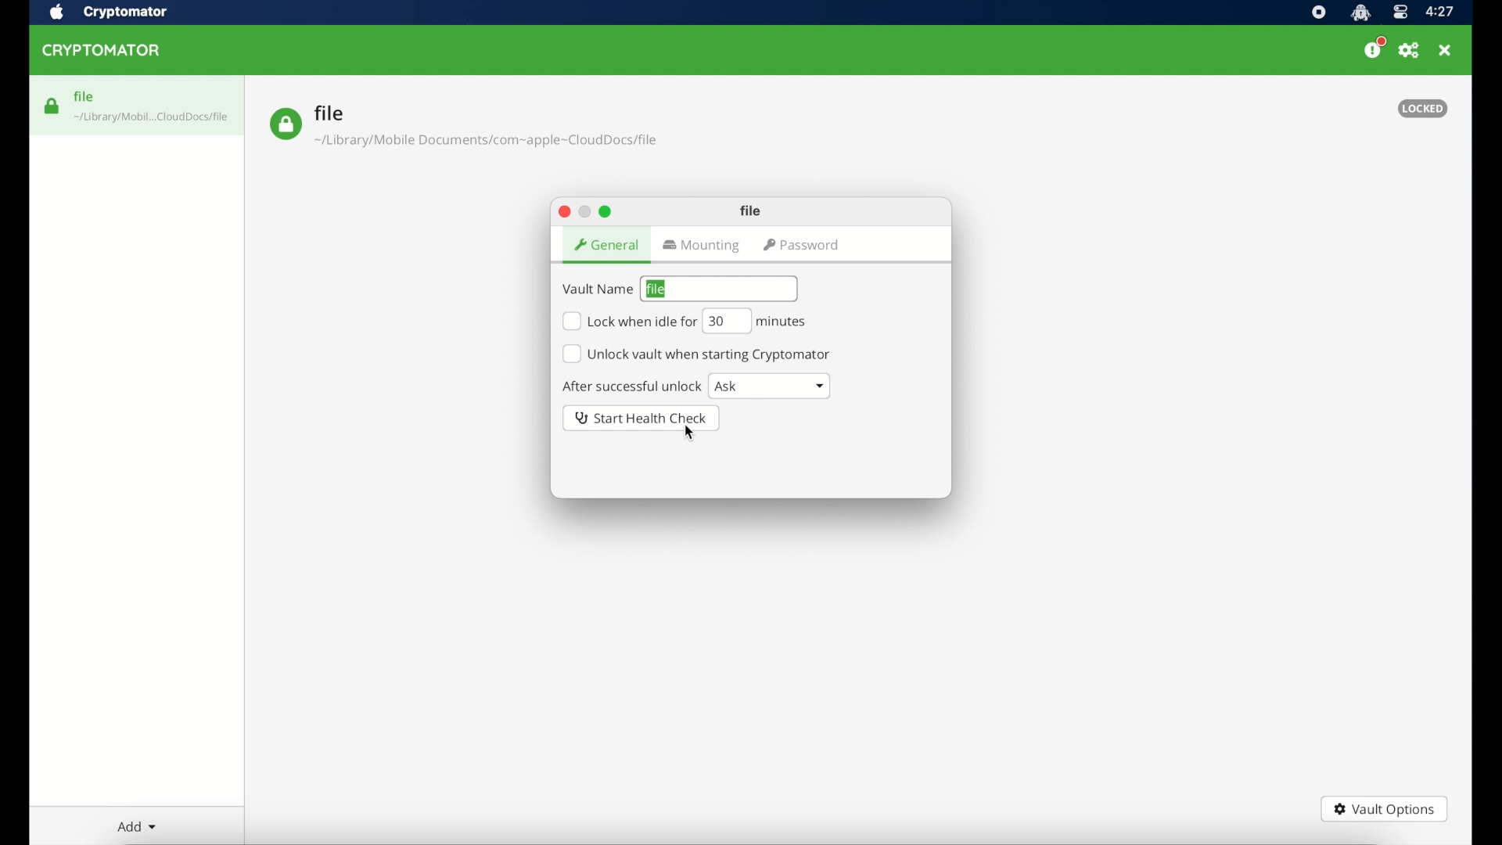 The width and height of the screenshot is (1502, 845). What do you see at coordinates (605, 245) in the screenshot?
I see `general` at bounding box center [605, 245].